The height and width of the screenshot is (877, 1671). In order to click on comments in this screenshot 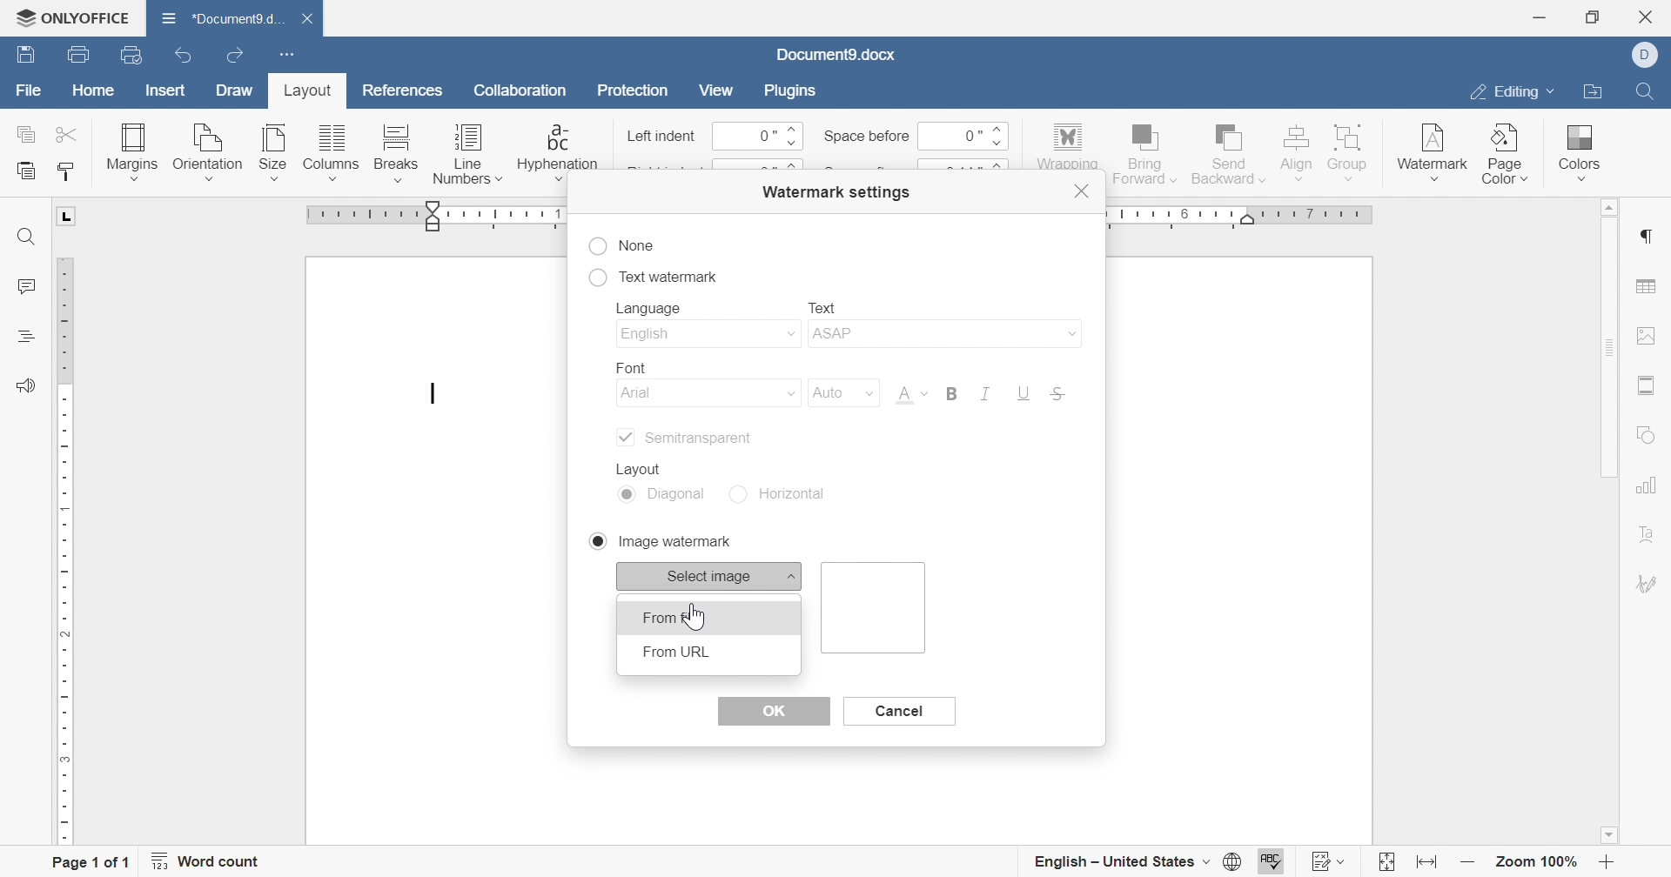, I will do `click(23, 287)`.